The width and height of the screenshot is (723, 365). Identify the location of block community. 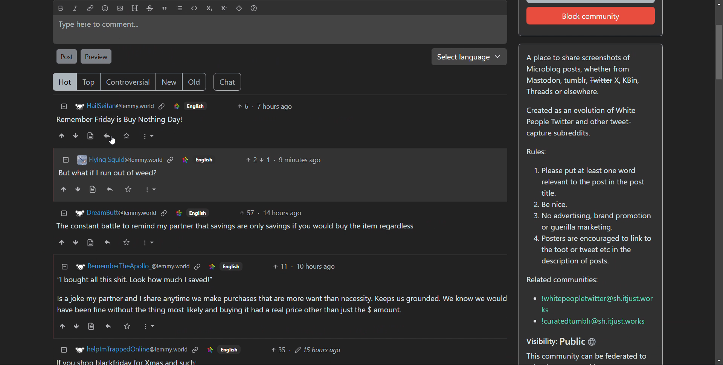
(591, 16).